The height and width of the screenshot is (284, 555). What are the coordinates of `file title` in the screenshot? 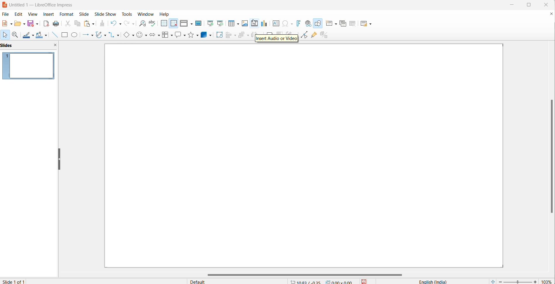 It's located at (43, 5).